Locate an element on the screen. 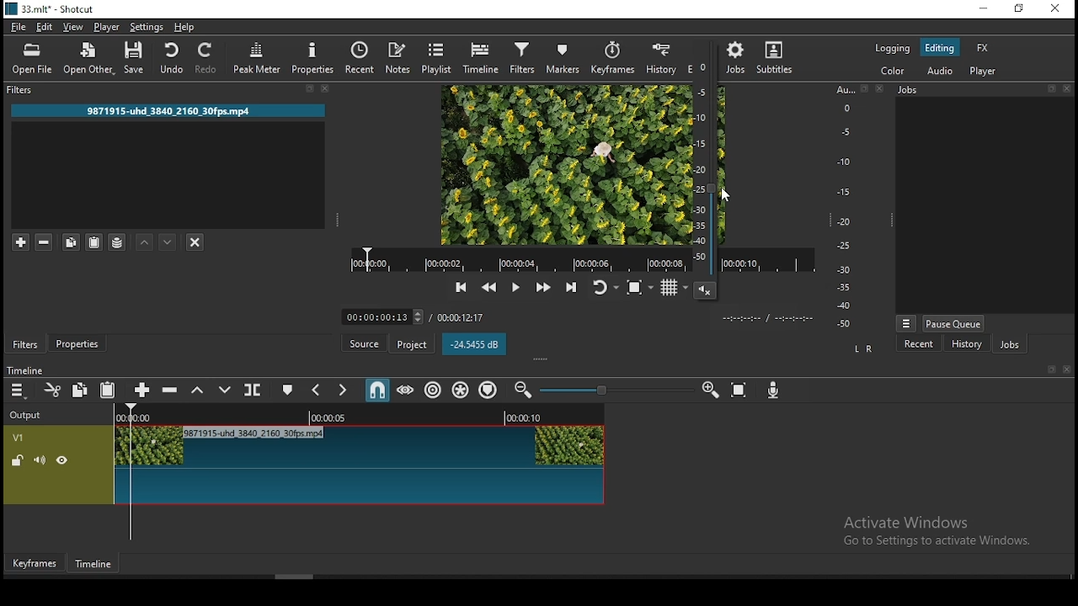 The height and width of the screenshot is (606, 1078). paste is located at coordinates (107, 389).